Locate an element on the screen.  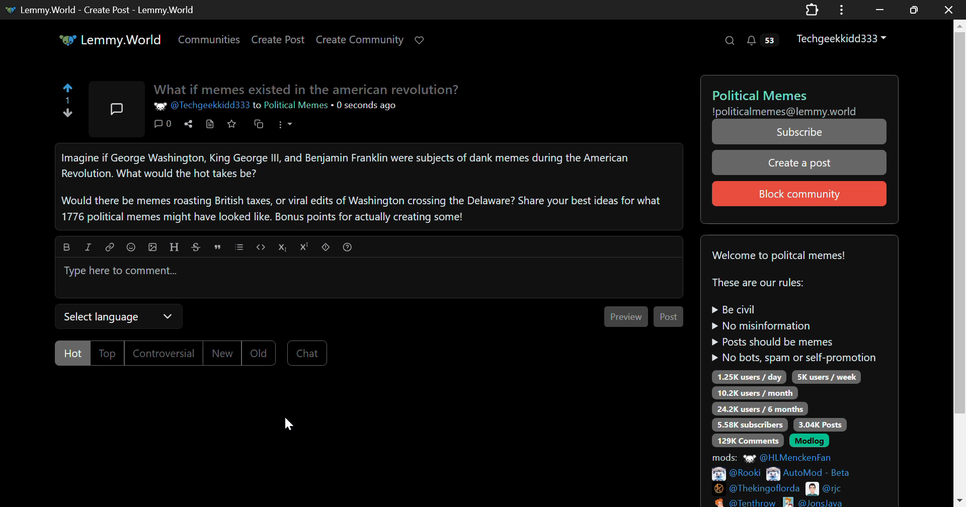
Hot Comment Filter Selected is located at coordinates (72, 352).